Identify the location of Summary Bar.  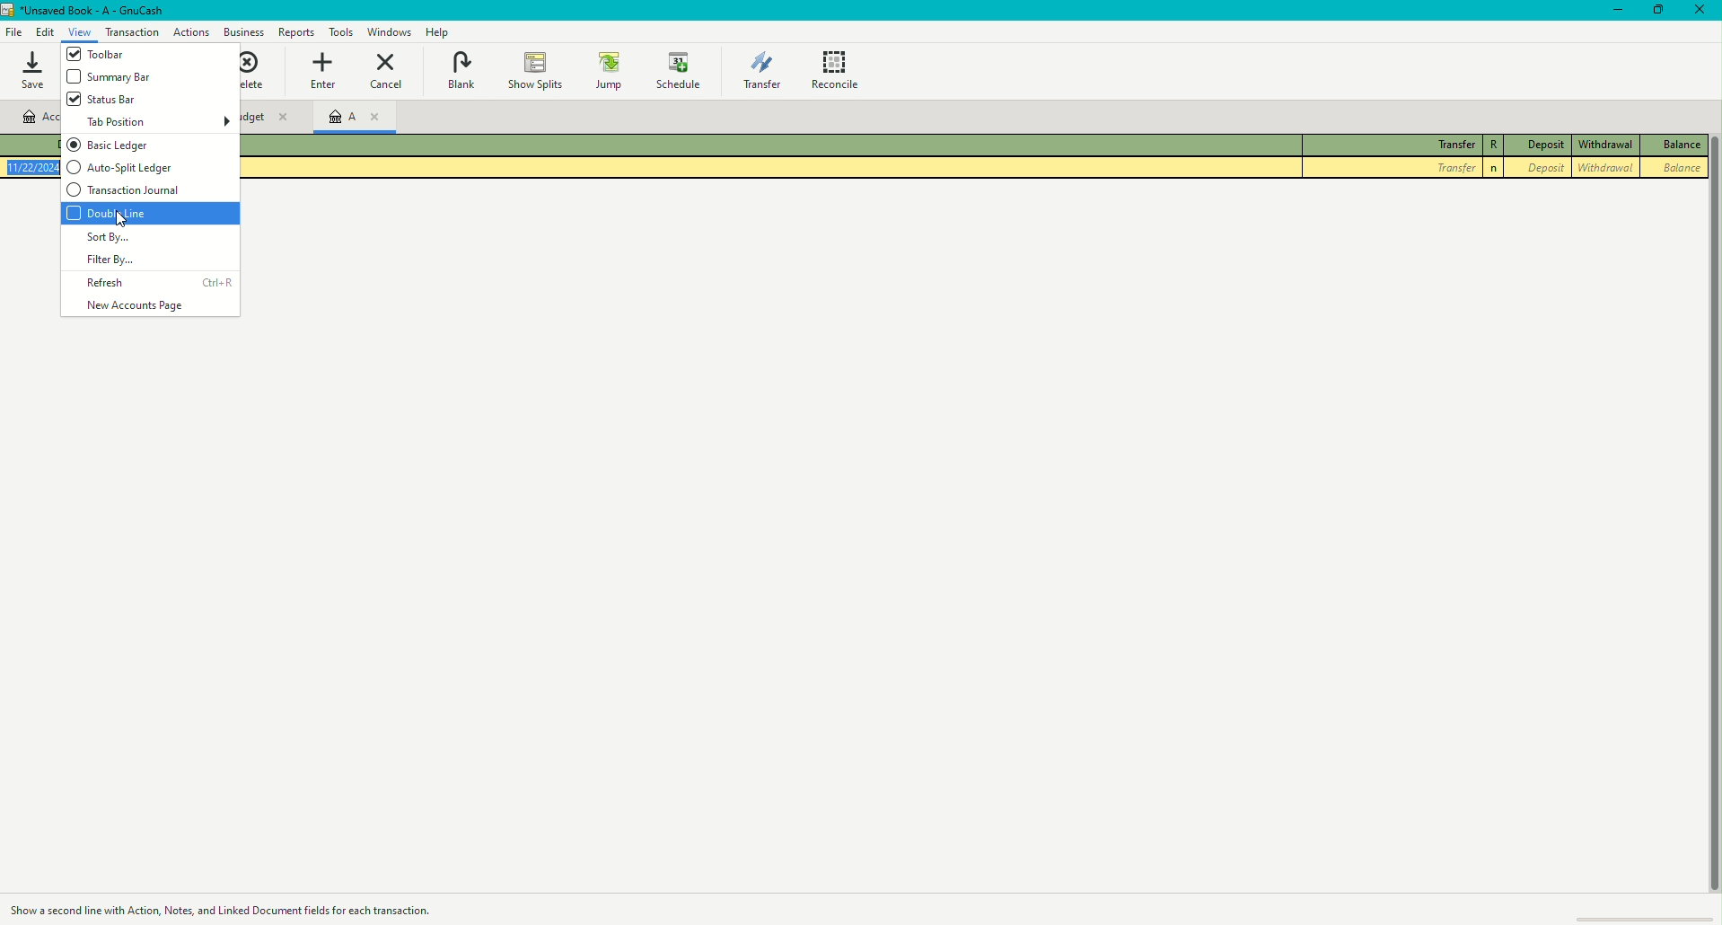
(150, 77).